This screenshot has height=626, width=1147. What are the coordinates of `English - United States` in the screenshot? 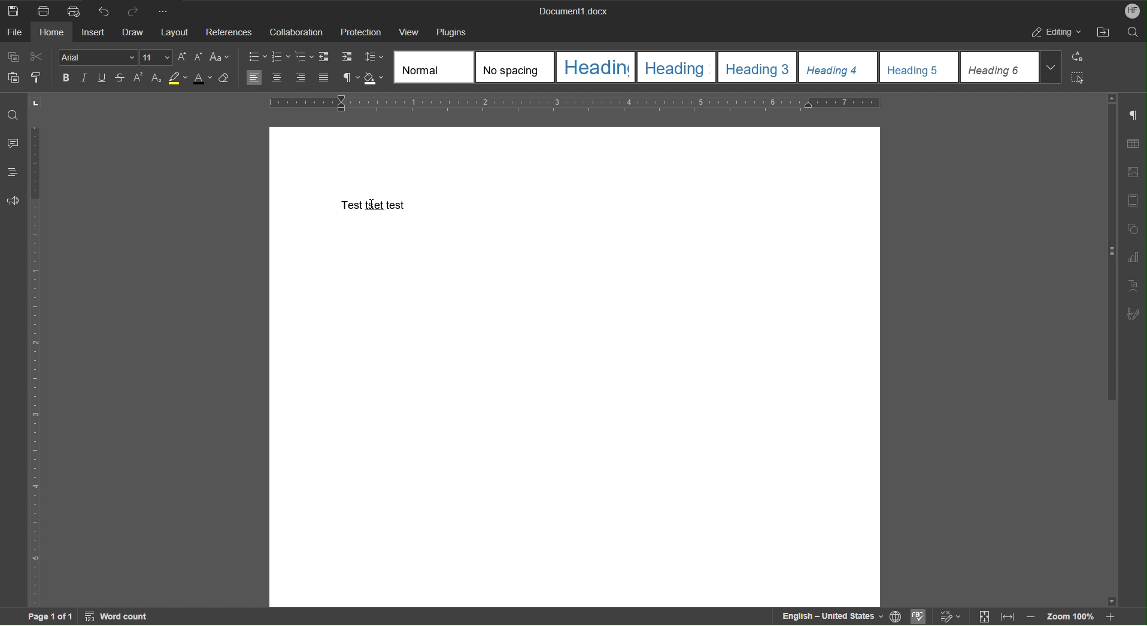 It's located at (830, 616).